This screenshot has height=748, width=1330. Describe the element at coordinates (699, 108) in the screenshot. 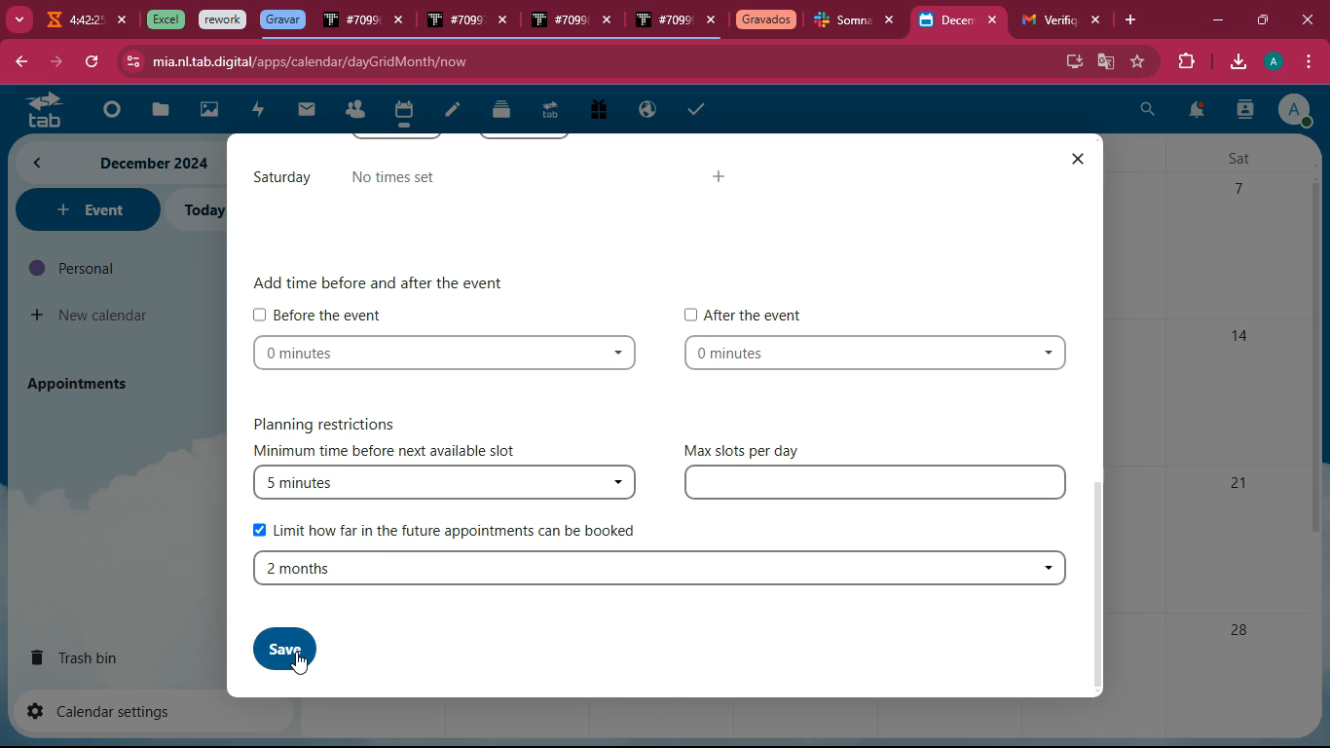

I see `taks` at that location.